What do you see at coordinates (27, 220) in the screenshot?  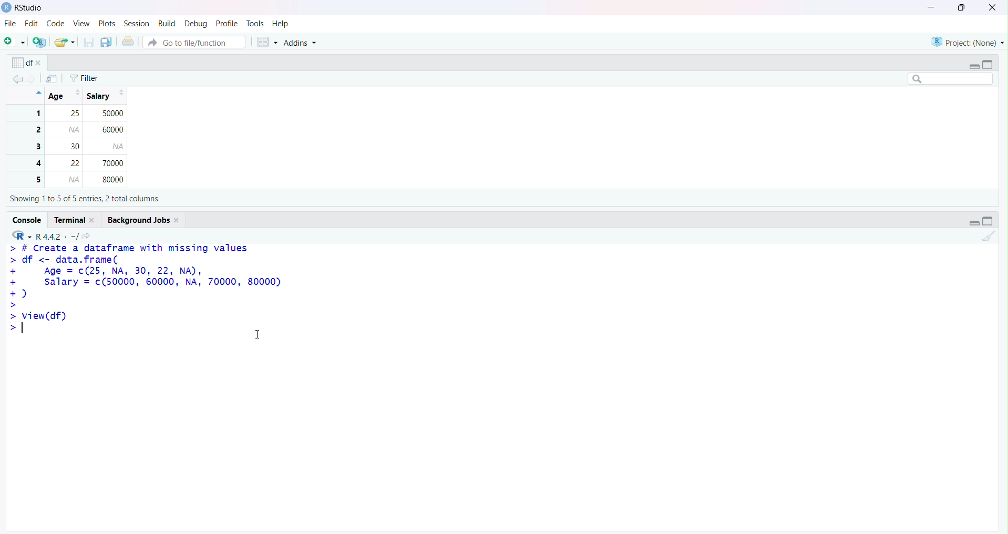 I see `Console` at bounding box center [27, 220].